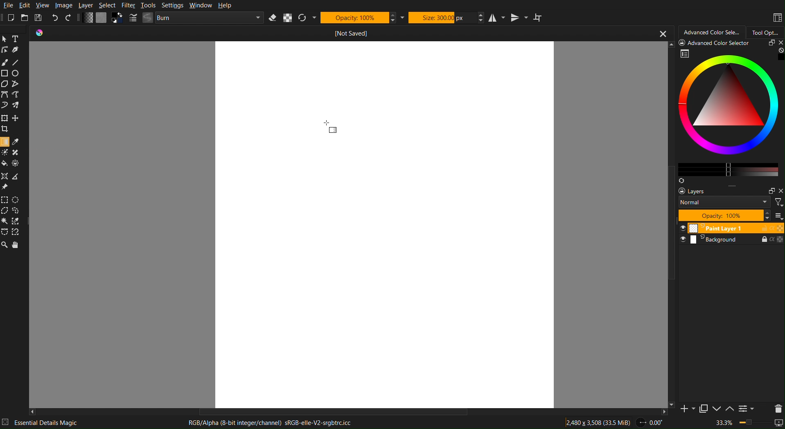  What do you see at coordinates (199, 6) in the screenshot?
I see `Window` at bounding box center [199, 6].